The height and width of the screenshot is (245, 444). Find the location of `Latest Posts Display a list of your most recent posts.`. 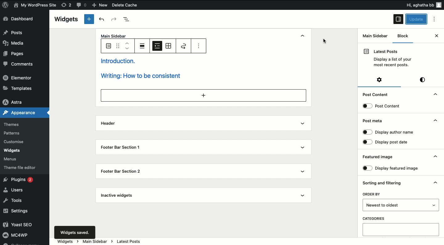

Latest Posts Display a list of your most recent posts. is located at coordinates (387, 57).